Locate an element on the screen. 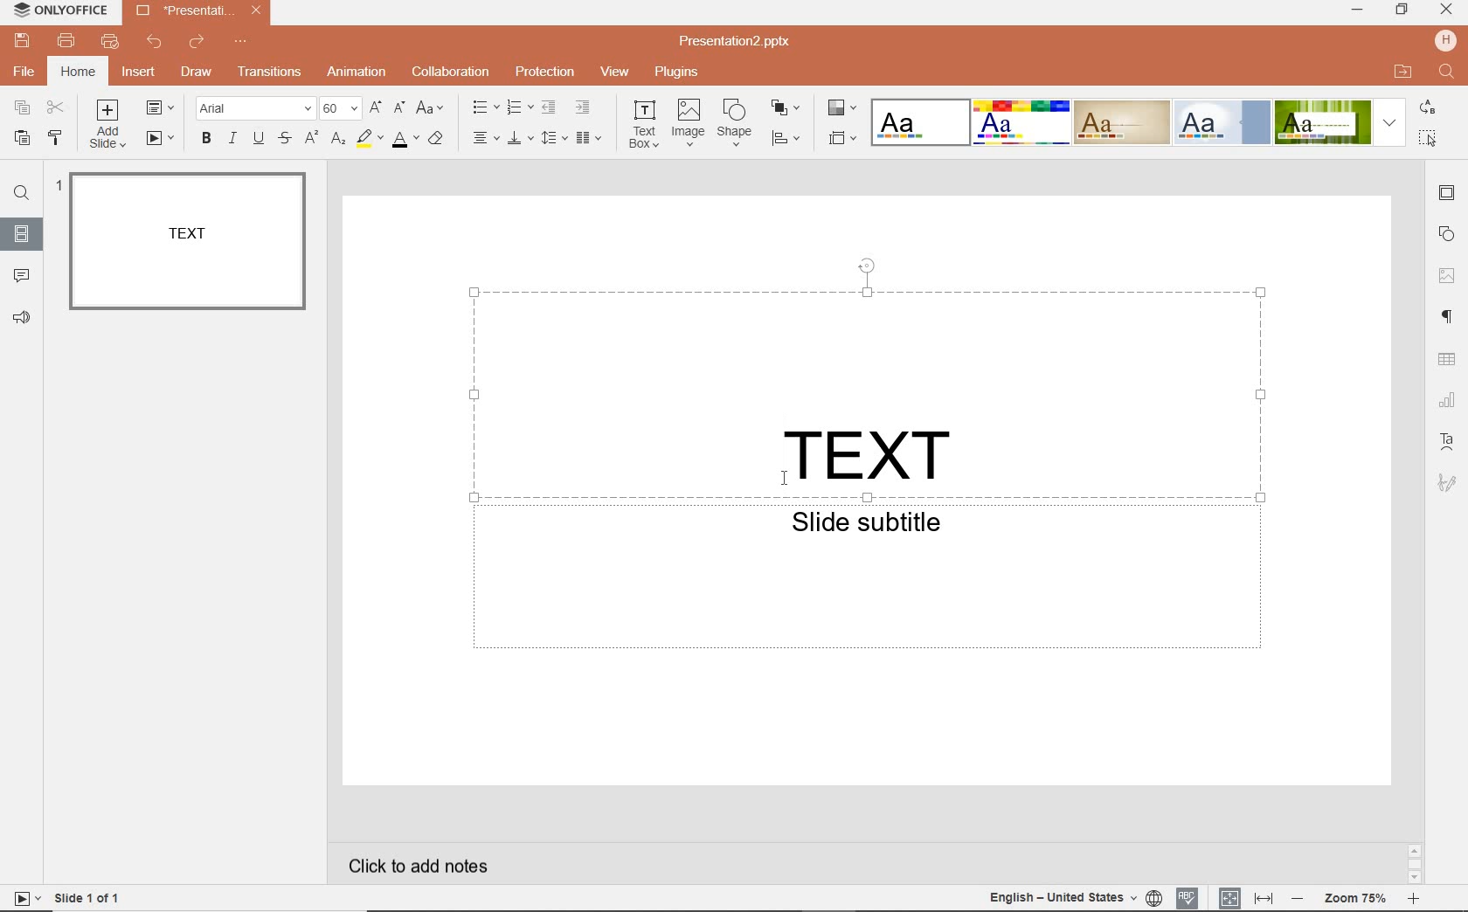  HIGHLIGHT COLOR is located at coordinates (367, 140).